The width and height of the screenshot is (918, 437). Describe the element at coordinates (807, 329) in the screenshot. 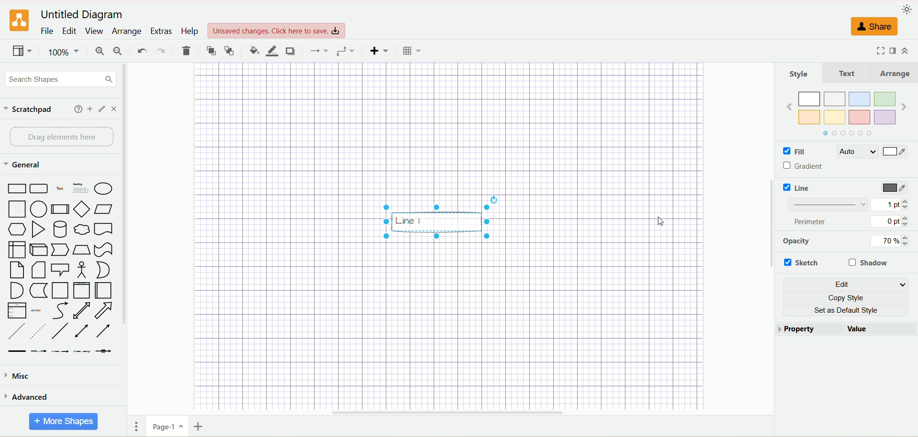

I see `property` at that location.